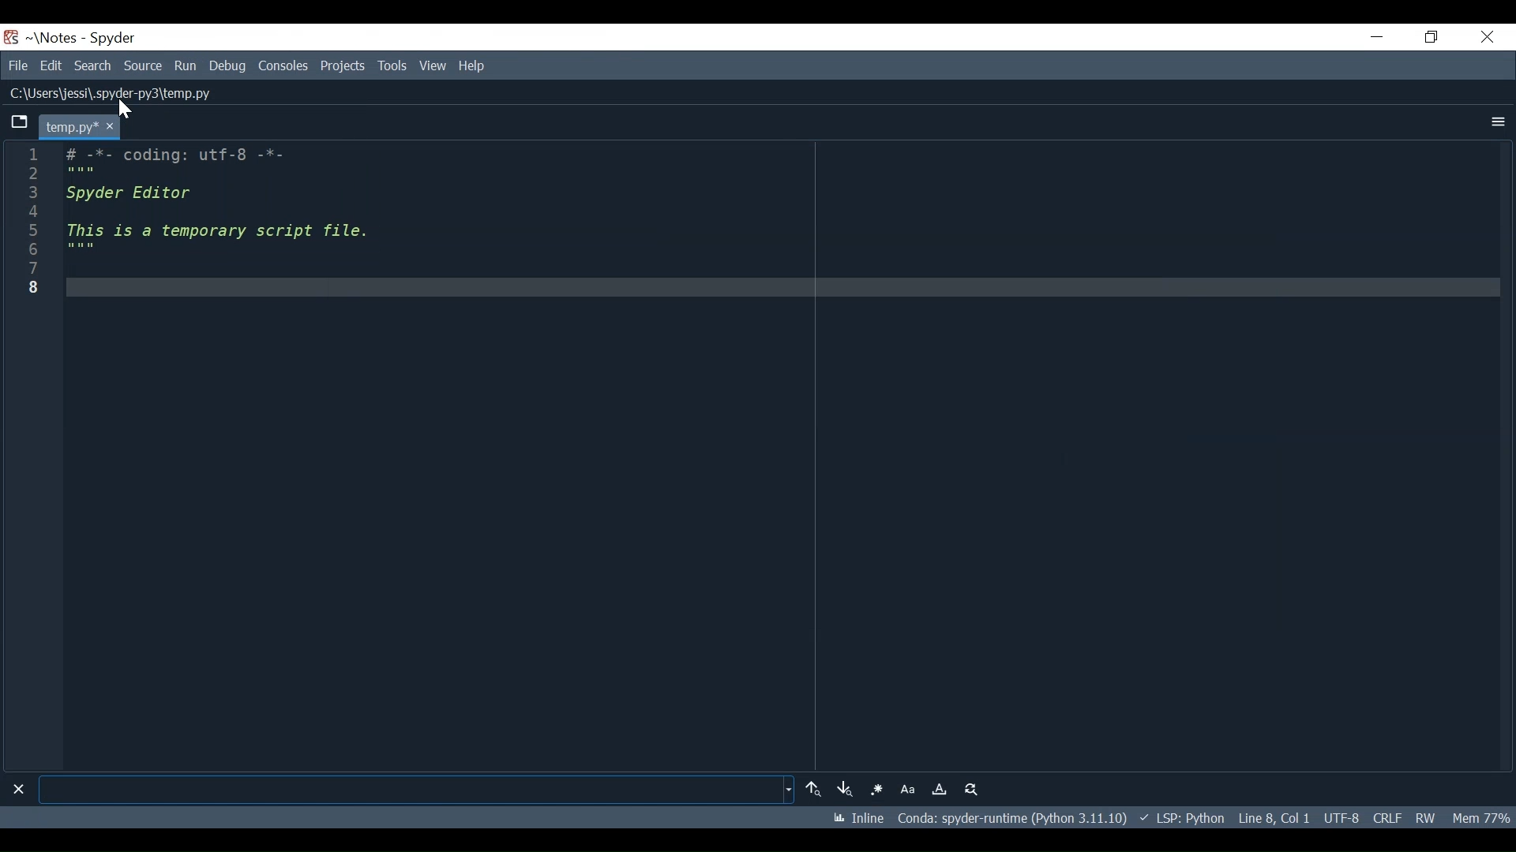 The image size is (1516, 852). What do you see at coordinates (27, 457) in the screenshot?
I see `line column` at bounding box center [27, 457].